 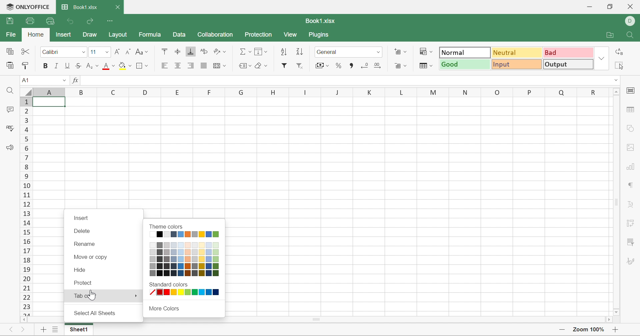 What do you see at coordinates (92, 66) in the screenshot?
I see `Superscript / Subscript` at bounding box center [92, 66].